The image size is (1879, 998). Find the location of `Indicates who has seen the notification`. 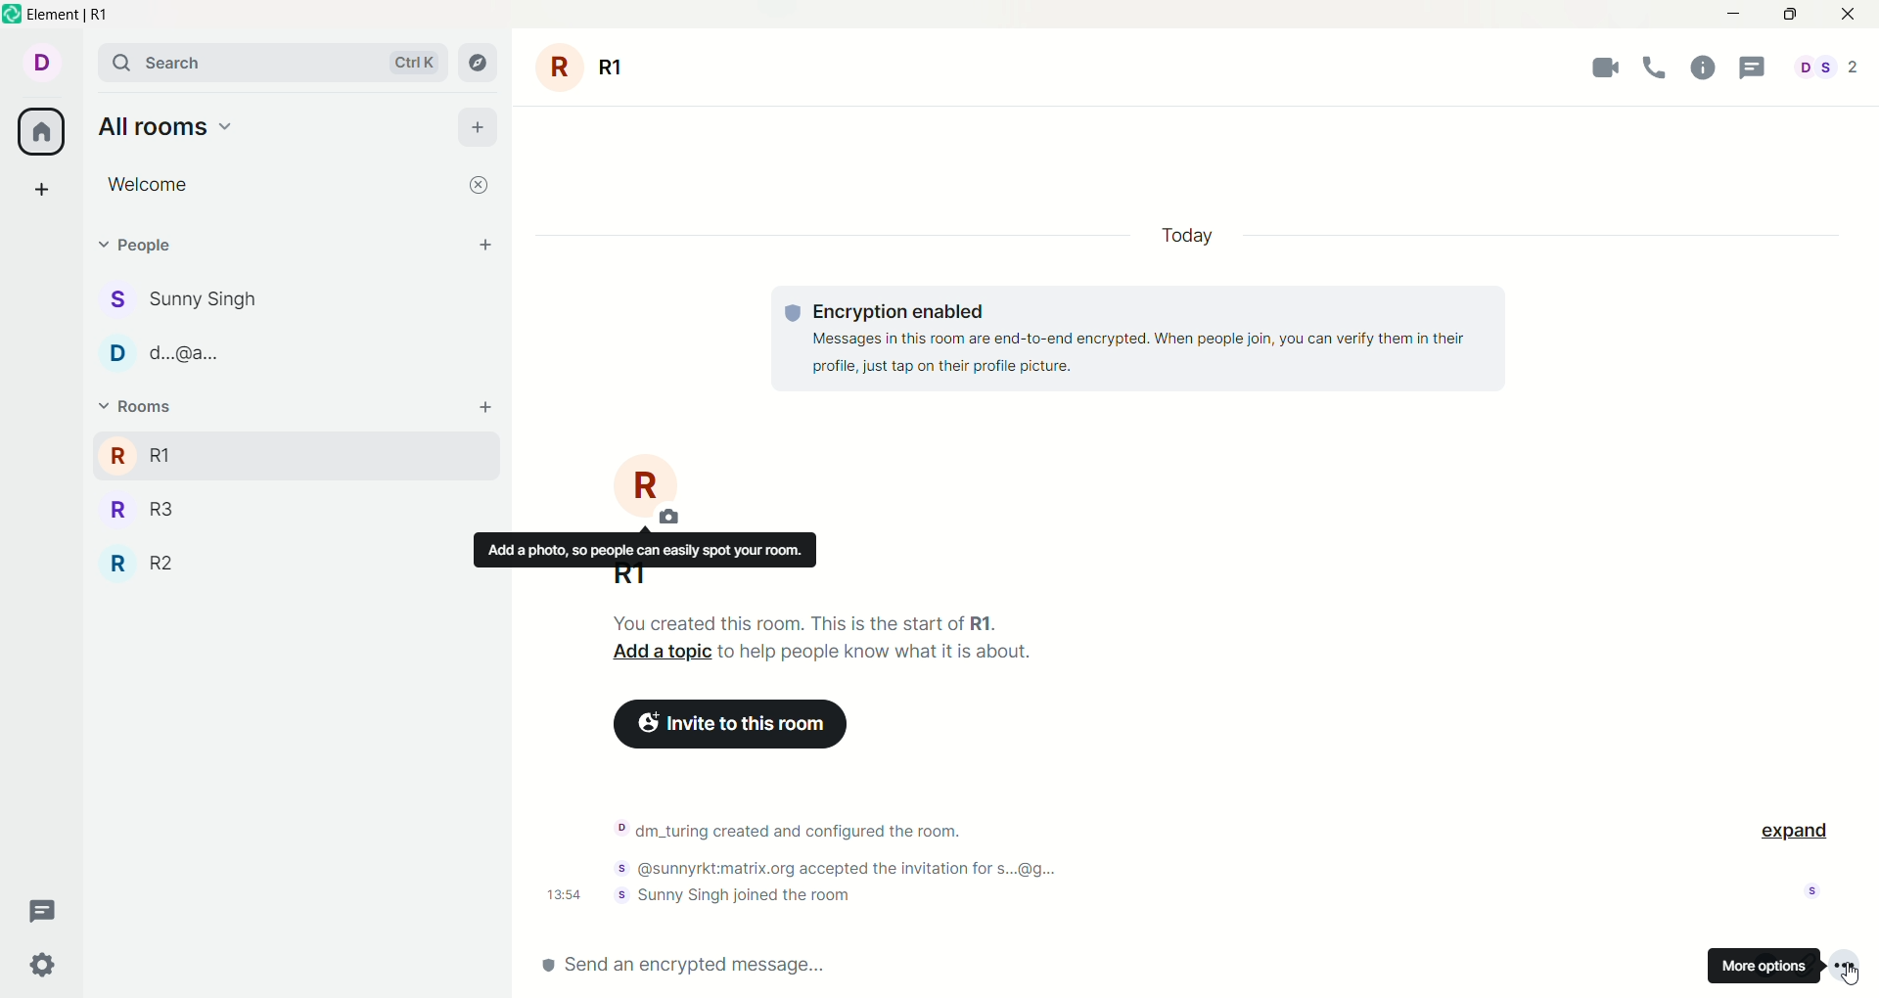

Indicates who has seen the notification is located at coordinates (1812, 890).